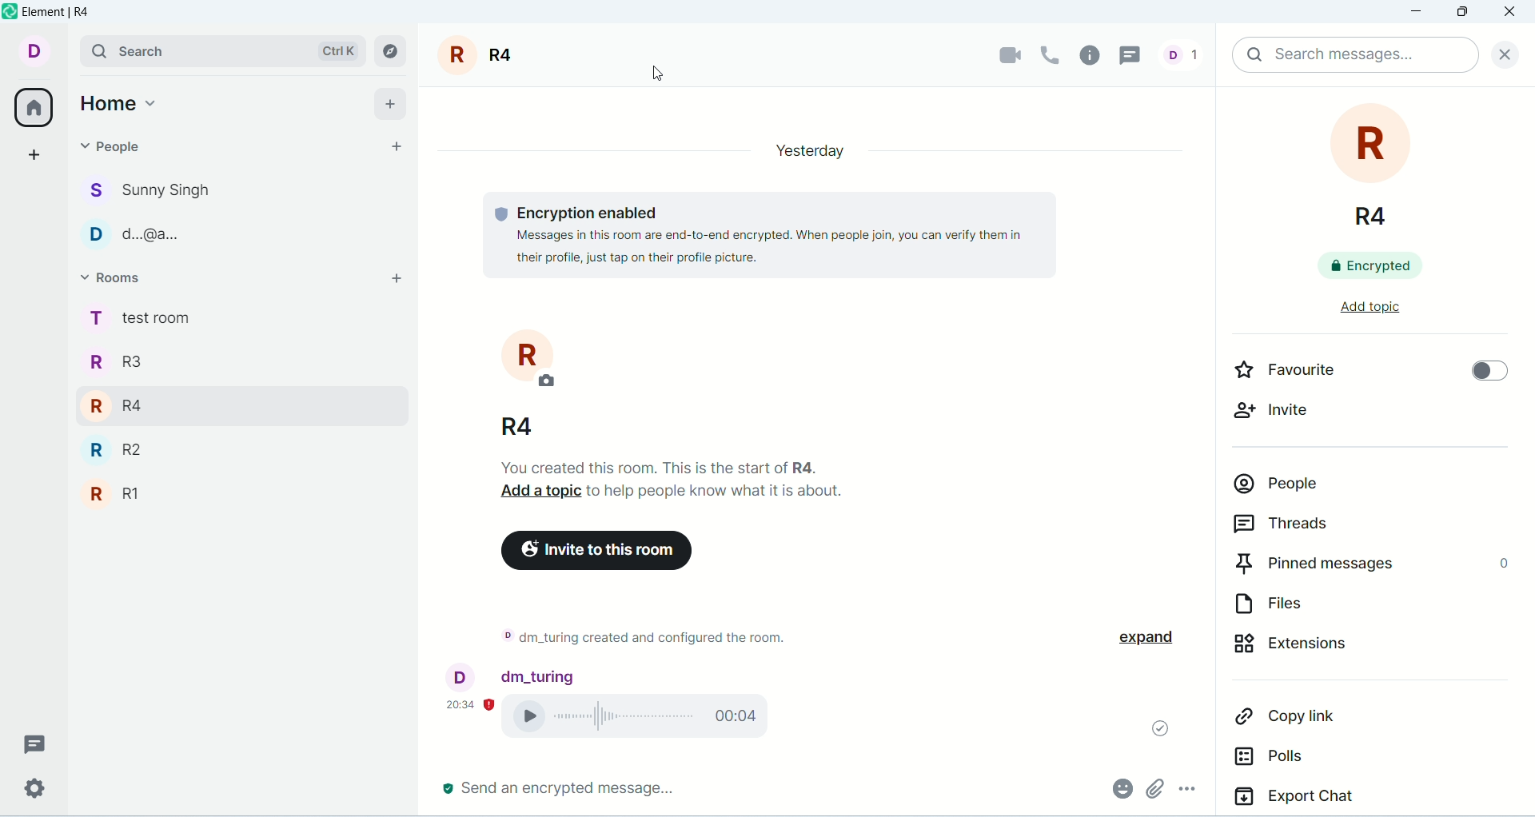 The height and width of the screenshot is (817, 1535). What do you see at coordinates (221, 50) in the screenshot?
I see `search` at bounding box center [221, 50].